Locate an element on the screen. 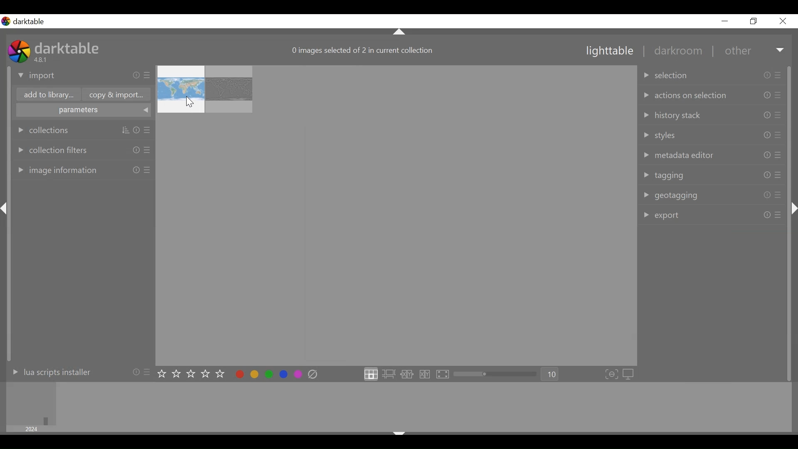  tagging is located at coordinates (713, 175).